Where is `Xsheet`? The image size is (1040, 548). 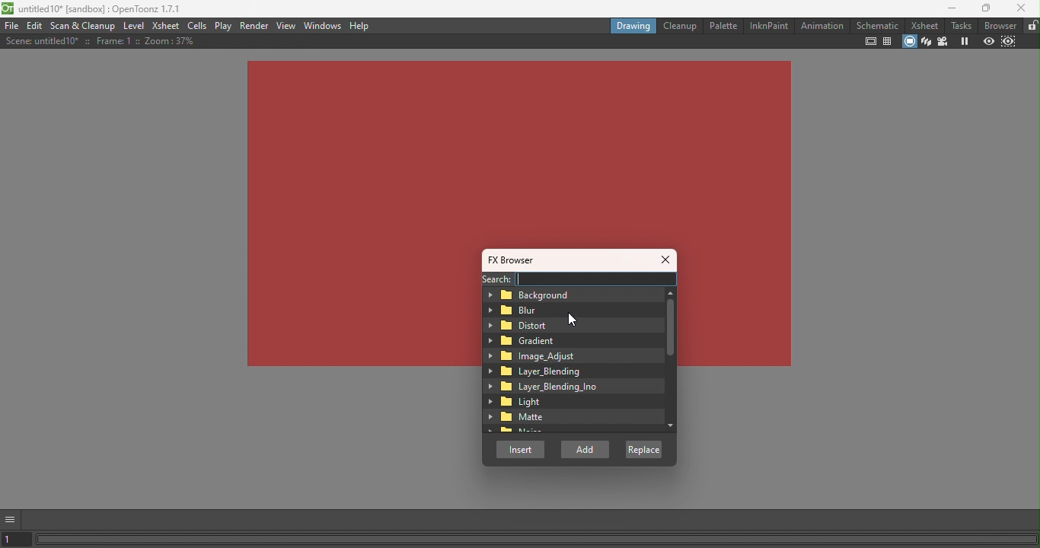 Xsheet is located at coordinates (167, 25).